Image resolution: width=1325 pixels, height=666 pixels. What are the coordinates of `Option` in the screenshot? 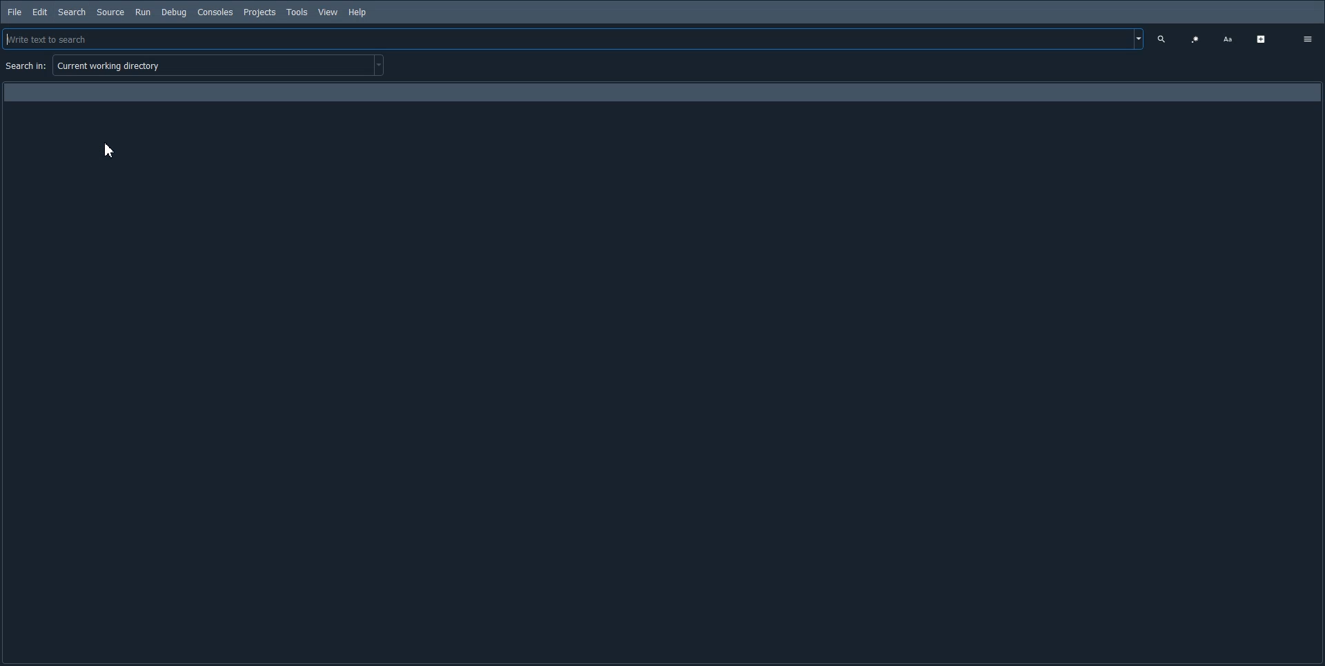 It's located at (1306, 39).